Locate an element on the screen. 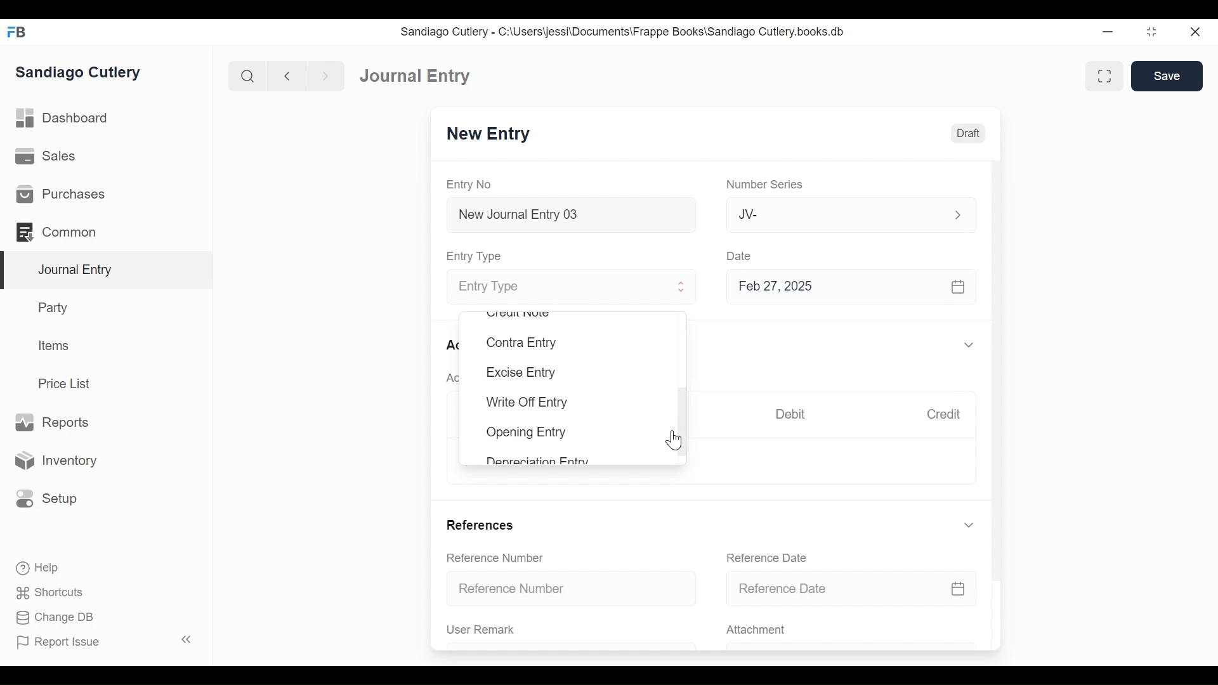 This screenshot has height=685, width=1218. Reference Date is located at coordinates (861, 588).